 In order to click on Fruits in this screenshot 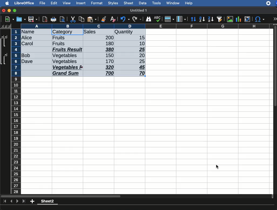, I will do `click(58, 43)`.